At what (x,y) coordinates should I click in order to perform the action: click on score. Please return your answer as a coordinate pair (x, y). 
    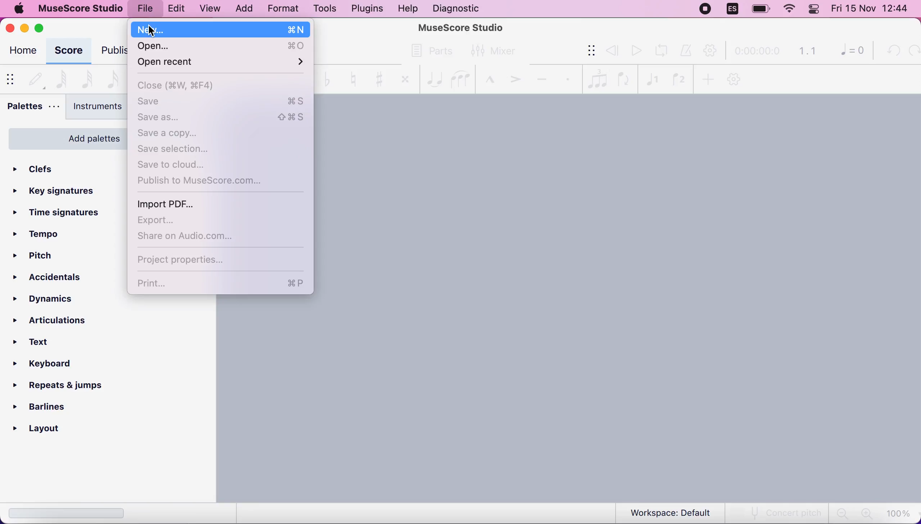
    Looking at the image, I should click on (68, 51).